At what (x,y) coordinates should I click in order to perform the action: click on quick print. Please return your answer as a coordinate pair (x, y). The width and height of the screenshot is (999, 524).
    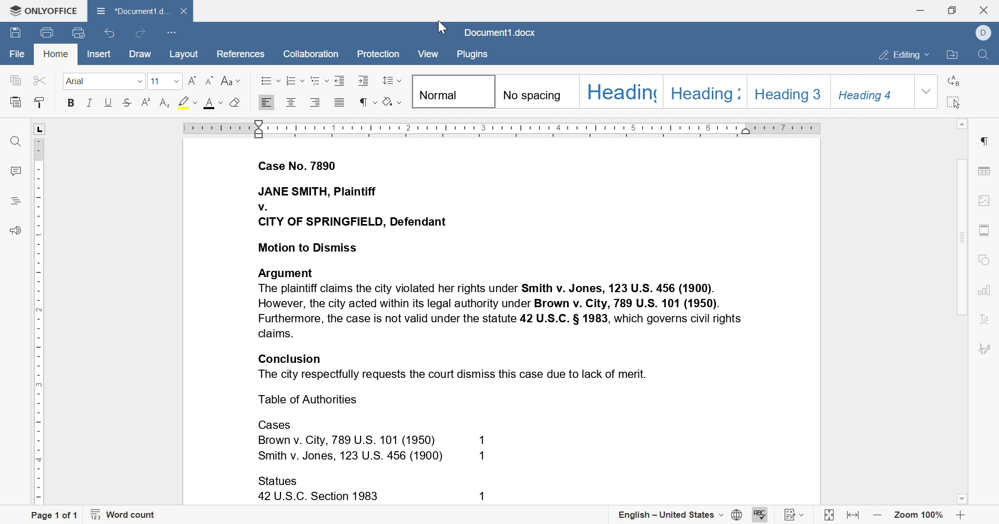
    Looking at the image, I should click on (78, 34).